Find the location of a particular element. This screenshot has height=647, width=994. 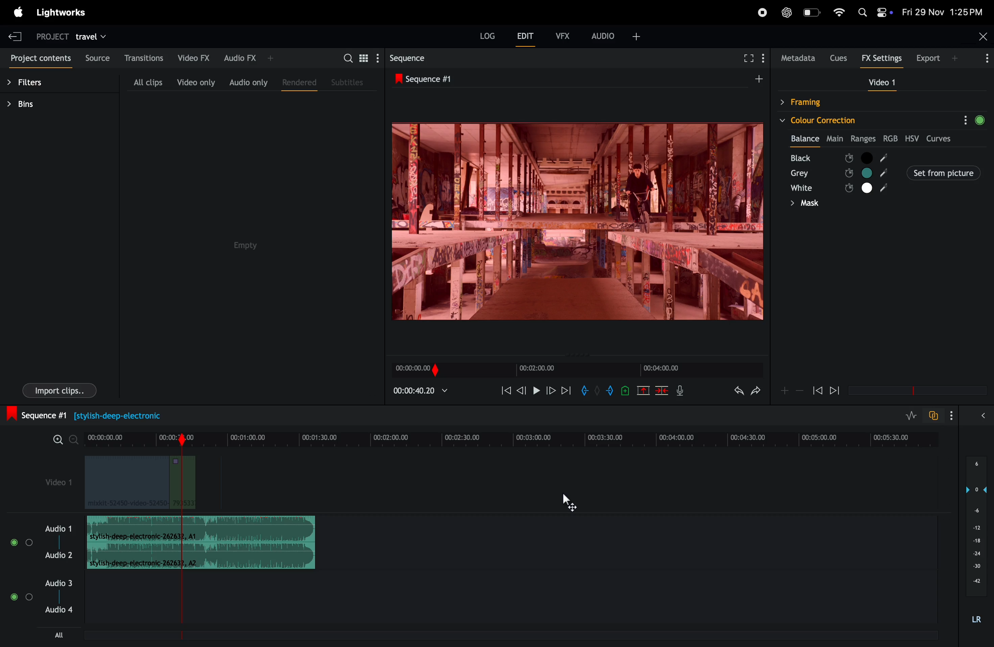

audio clip is located at coordinates (201, 529).